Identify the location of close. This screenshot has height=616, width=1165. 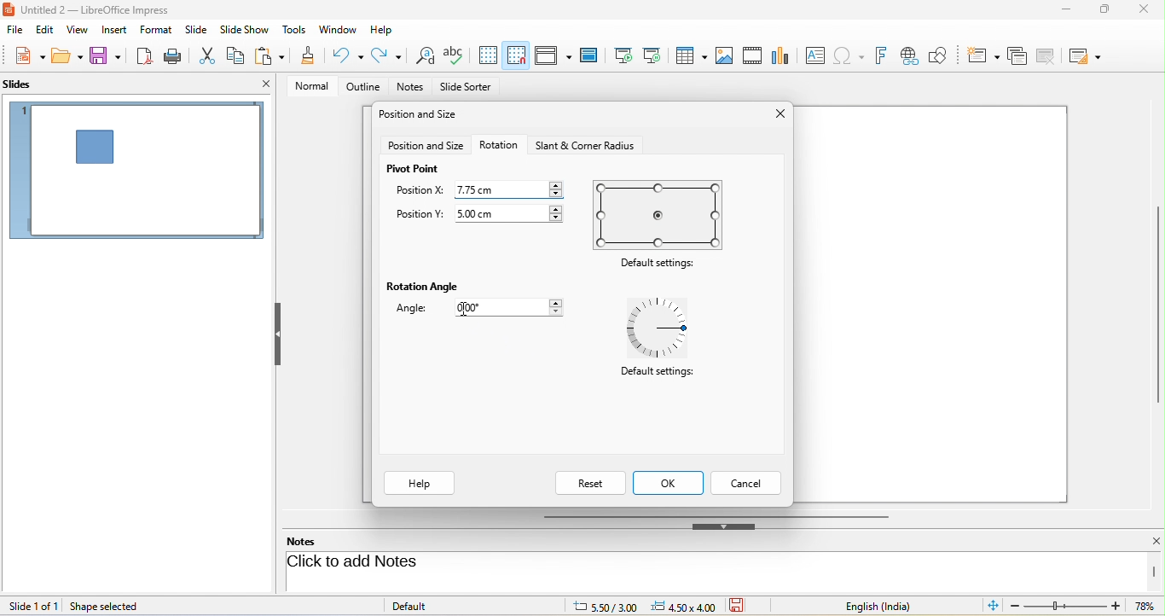
(266, 84).